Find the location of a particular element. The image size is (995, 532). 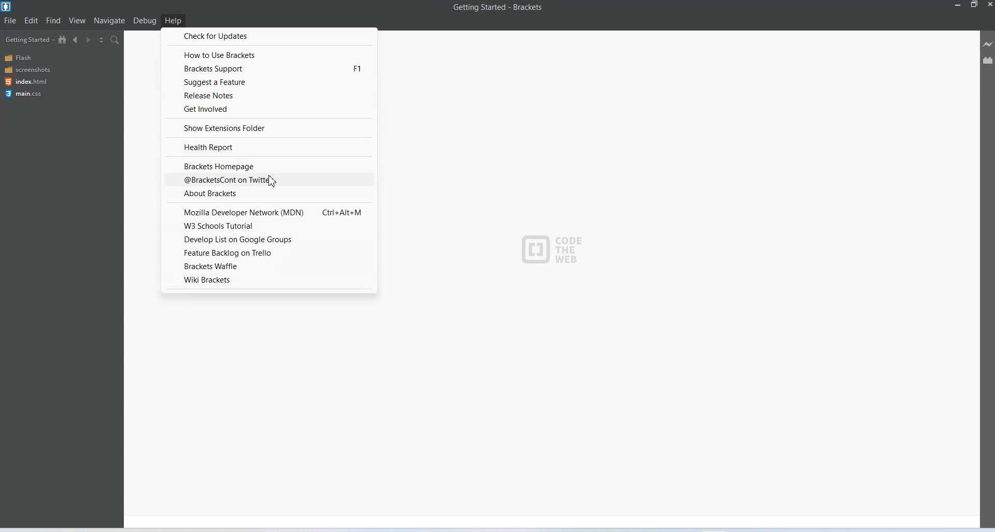

Wiki Brackets is located at coordinates (270, 280).